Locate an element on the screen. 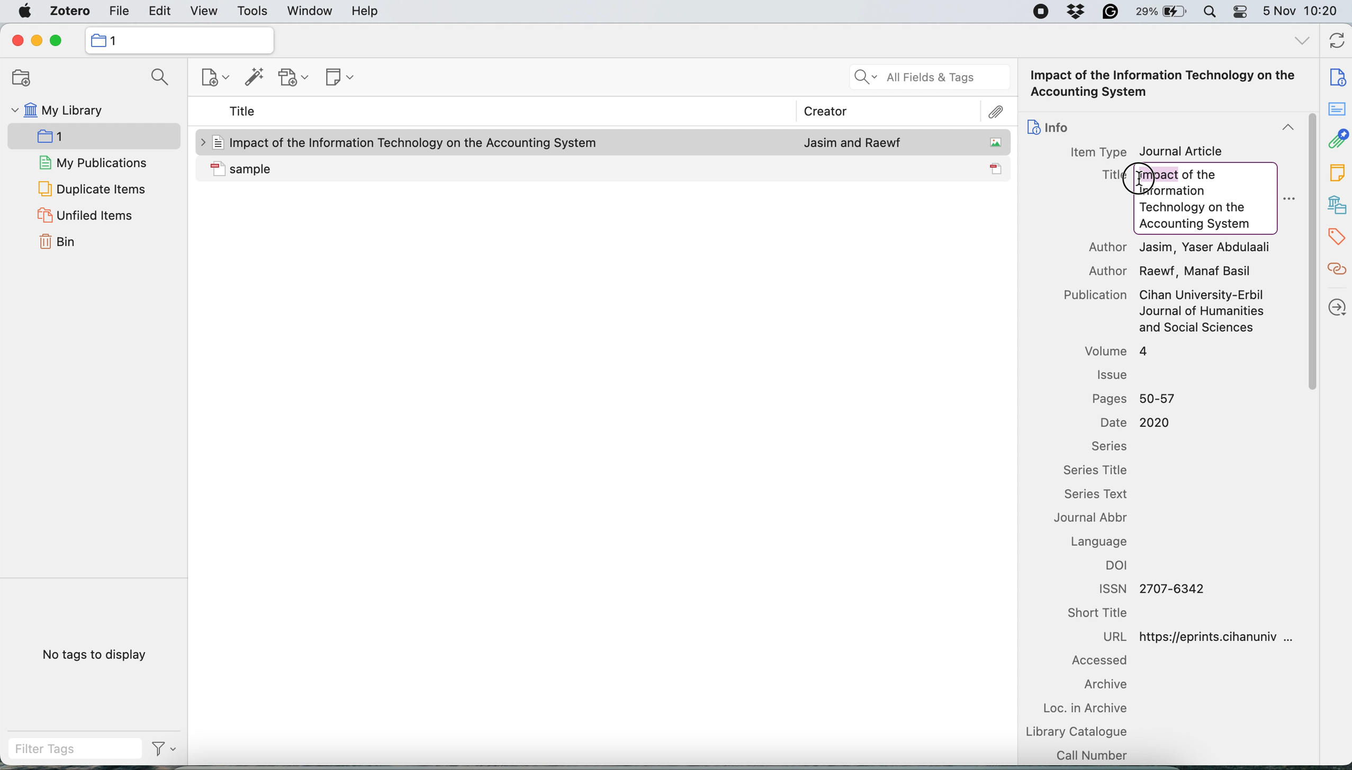  related is located at coordinates (1336, 271).